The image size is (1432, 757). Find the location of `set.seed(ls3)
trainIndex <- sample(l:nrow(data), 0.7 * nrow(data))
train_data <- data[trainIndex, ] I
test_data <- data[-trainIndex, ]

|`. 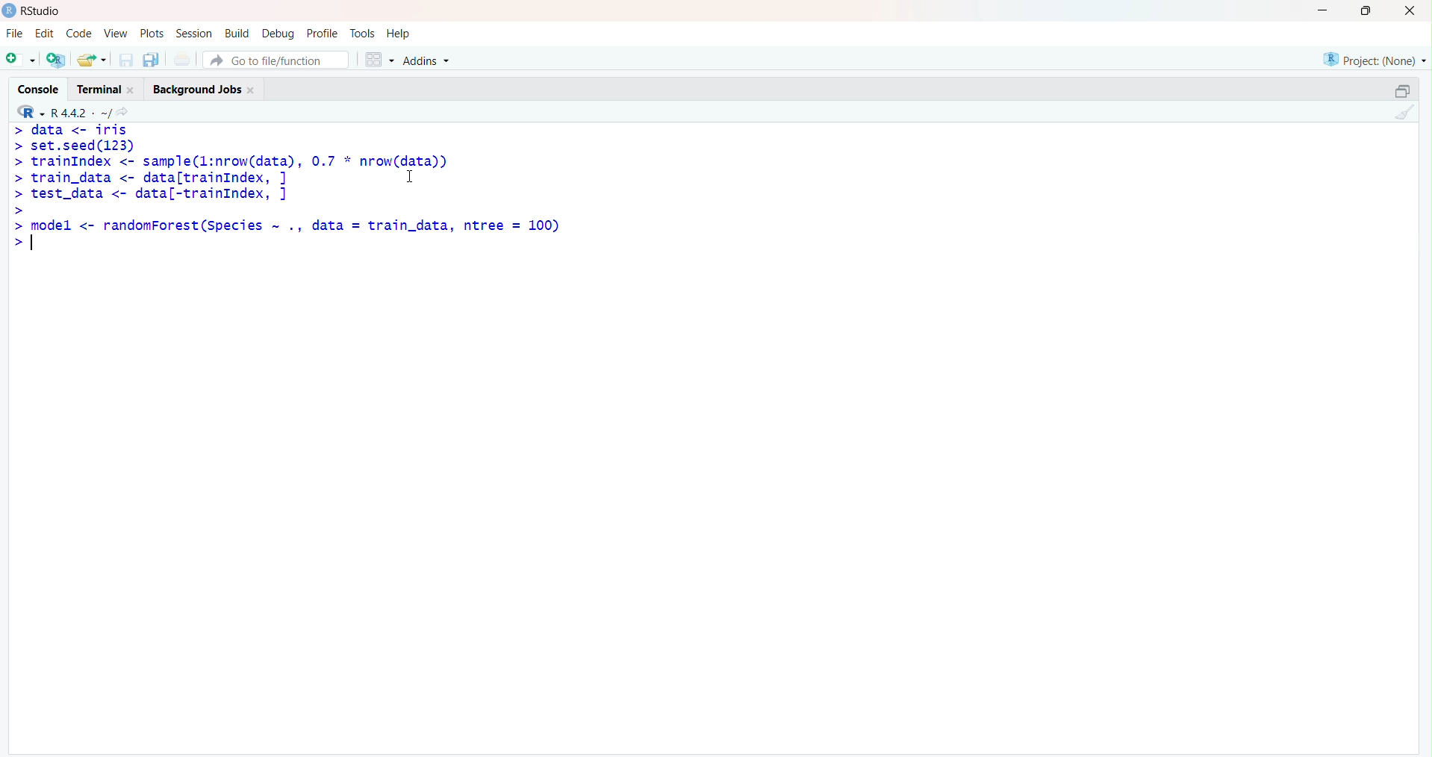

set.seed(ls3)
trainIndex <- sample(l:nrow(data), 0.7 * nrow(data))
train_data <- data[trainIndex, ] I
test_data <- data[-trainIndex, ]

| is located at coordinates (246, 170).